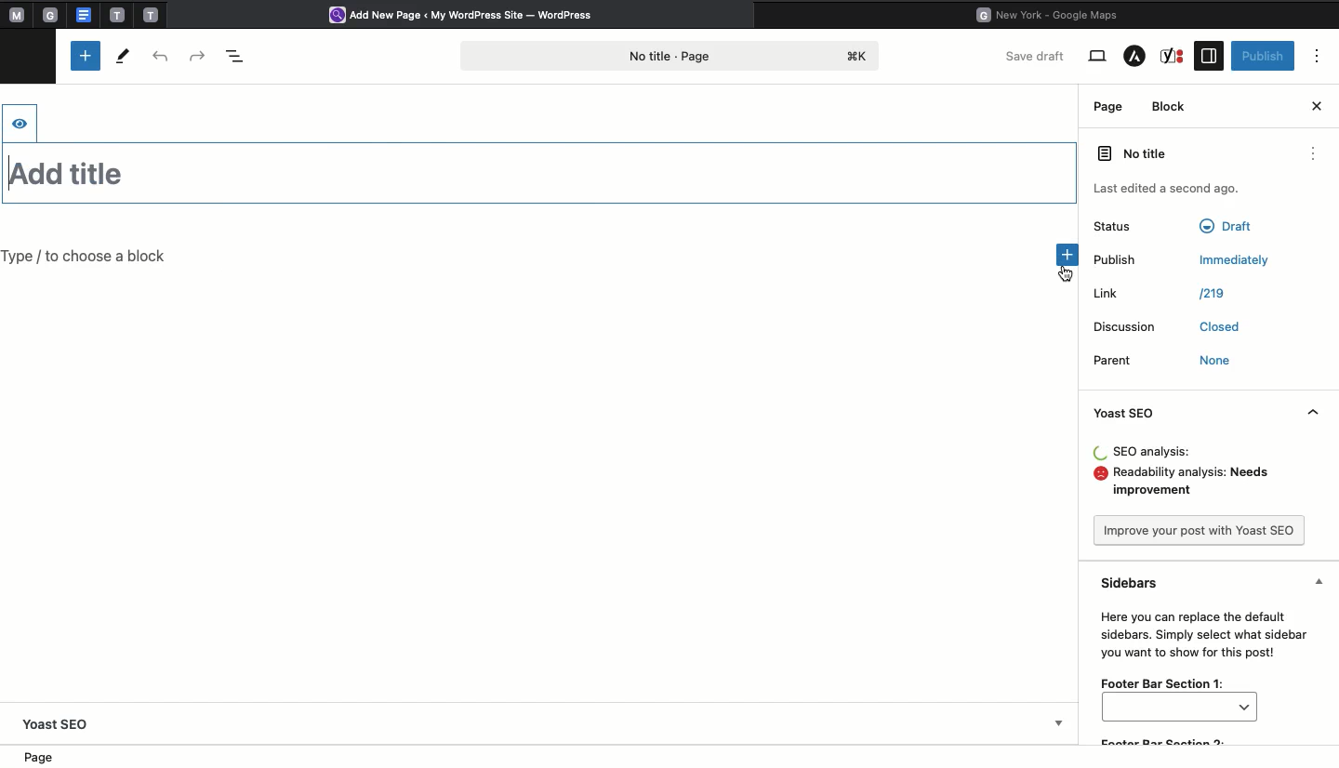  Describe the element at coordinates (1174, 110) in the screenshot. I see `Block` at that location.